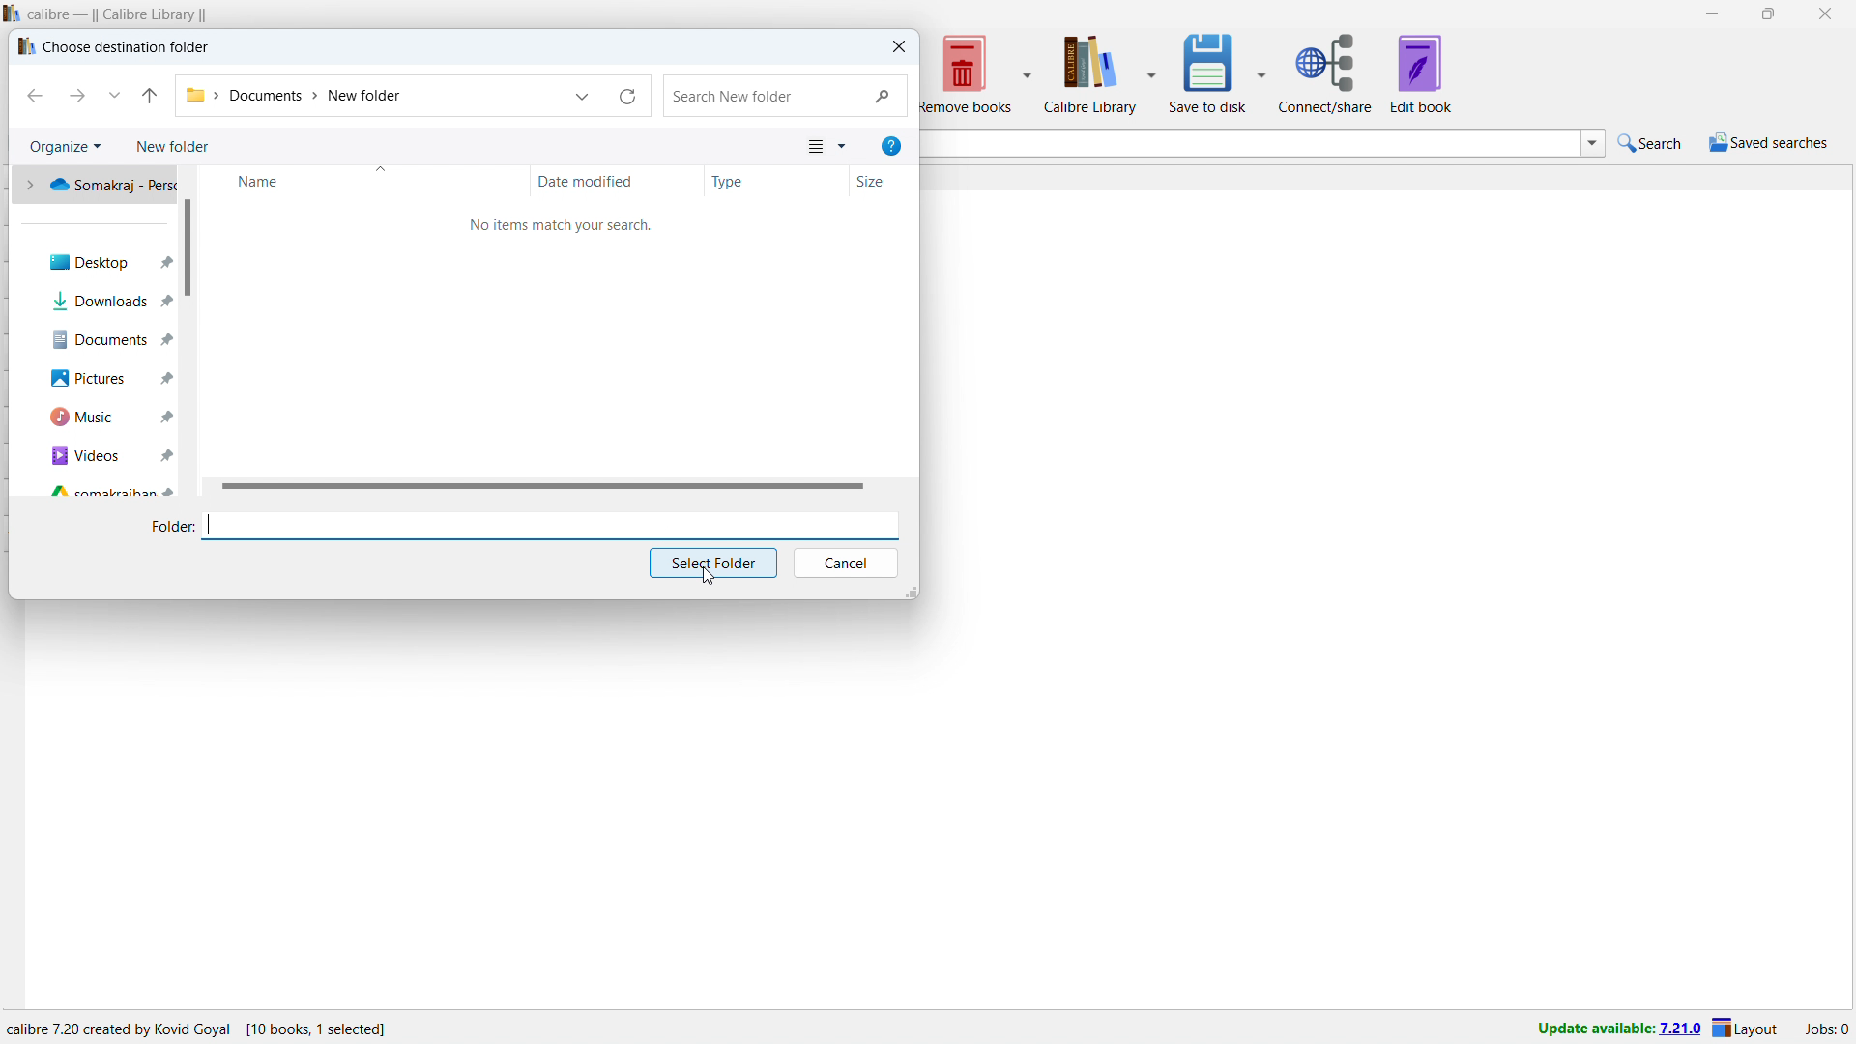 The image size is (1856, 1044). What do you see at coordinates (1766, 142) in the screenshot?
I see `saved search menu` at bounding box center [1766, 142].